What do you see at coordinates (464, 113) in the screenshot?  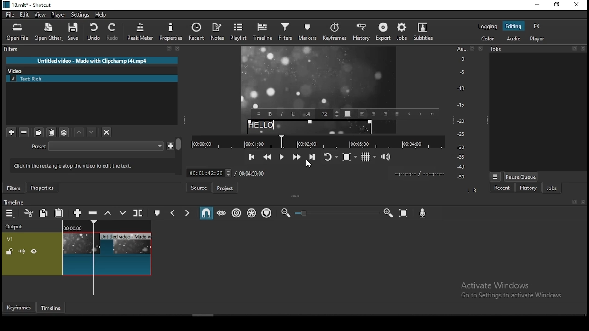 I see `Audio Level` at bounding box center [464, 113].